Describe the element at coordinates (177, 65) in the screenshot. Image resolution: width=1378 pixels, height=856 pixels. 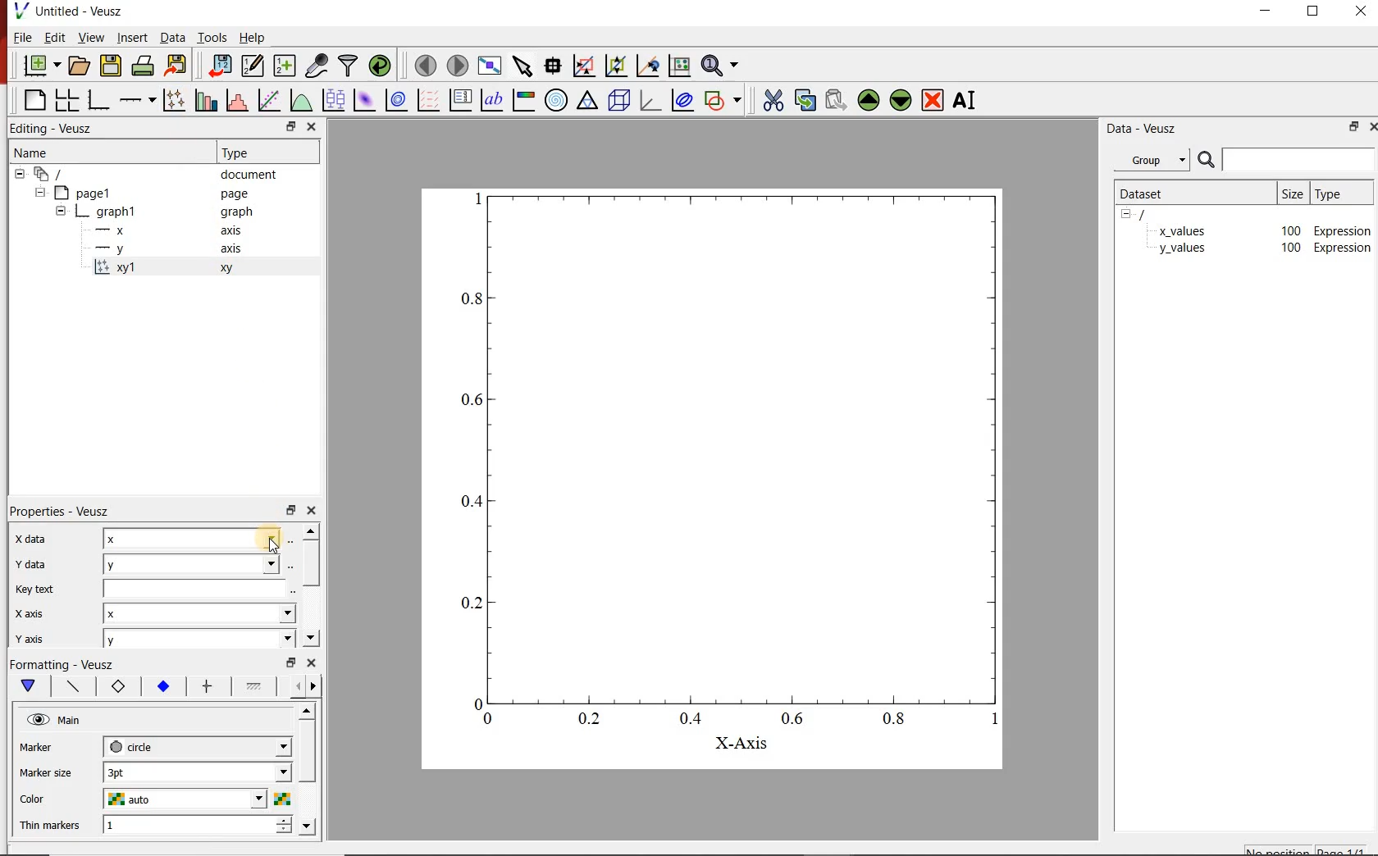
I see `export to graphics format` at that location.